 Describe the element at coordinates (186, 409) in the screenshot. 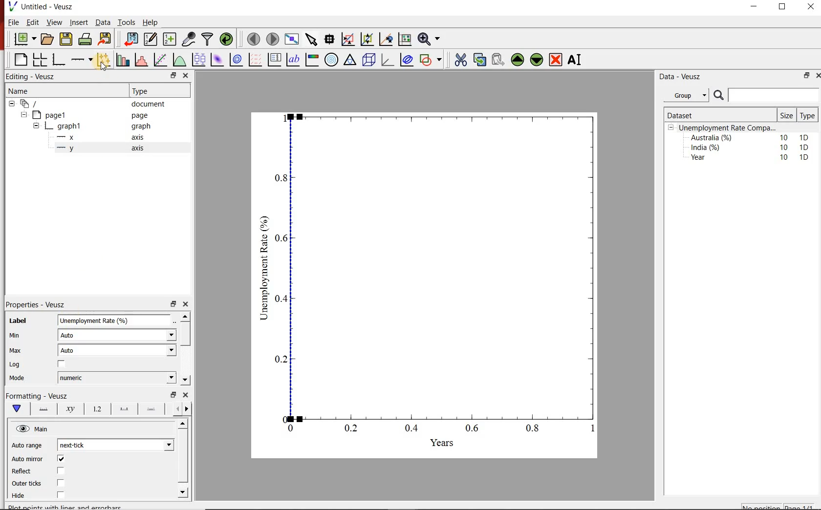

I see `move right` at that location.